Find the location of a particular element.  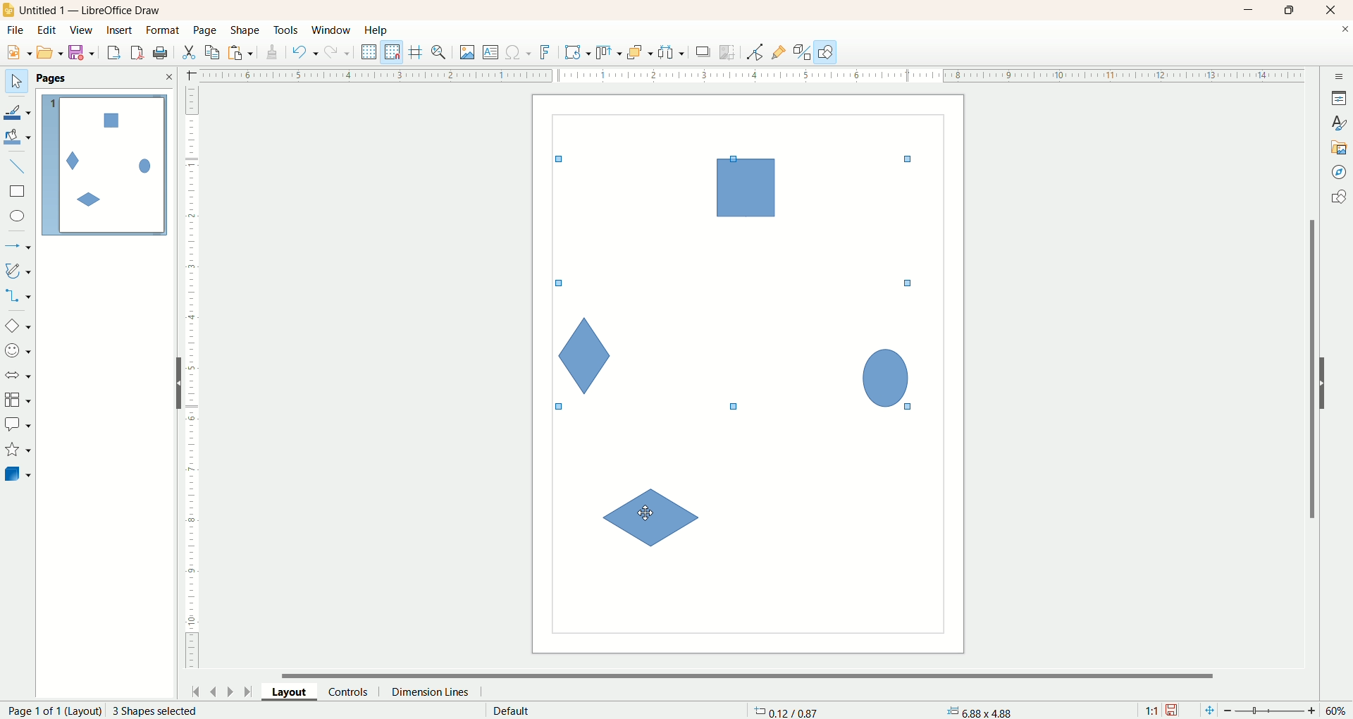

tools is located at coordinates (287, 31).